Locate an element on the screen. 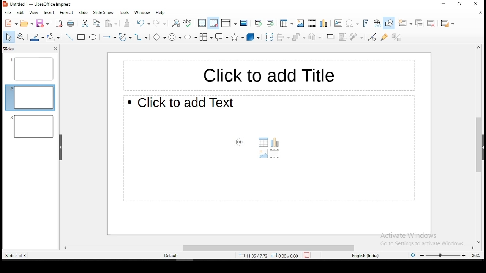 The height and width of the screenshot is (273, 486). find and replace is located at coordinates (175, 24).